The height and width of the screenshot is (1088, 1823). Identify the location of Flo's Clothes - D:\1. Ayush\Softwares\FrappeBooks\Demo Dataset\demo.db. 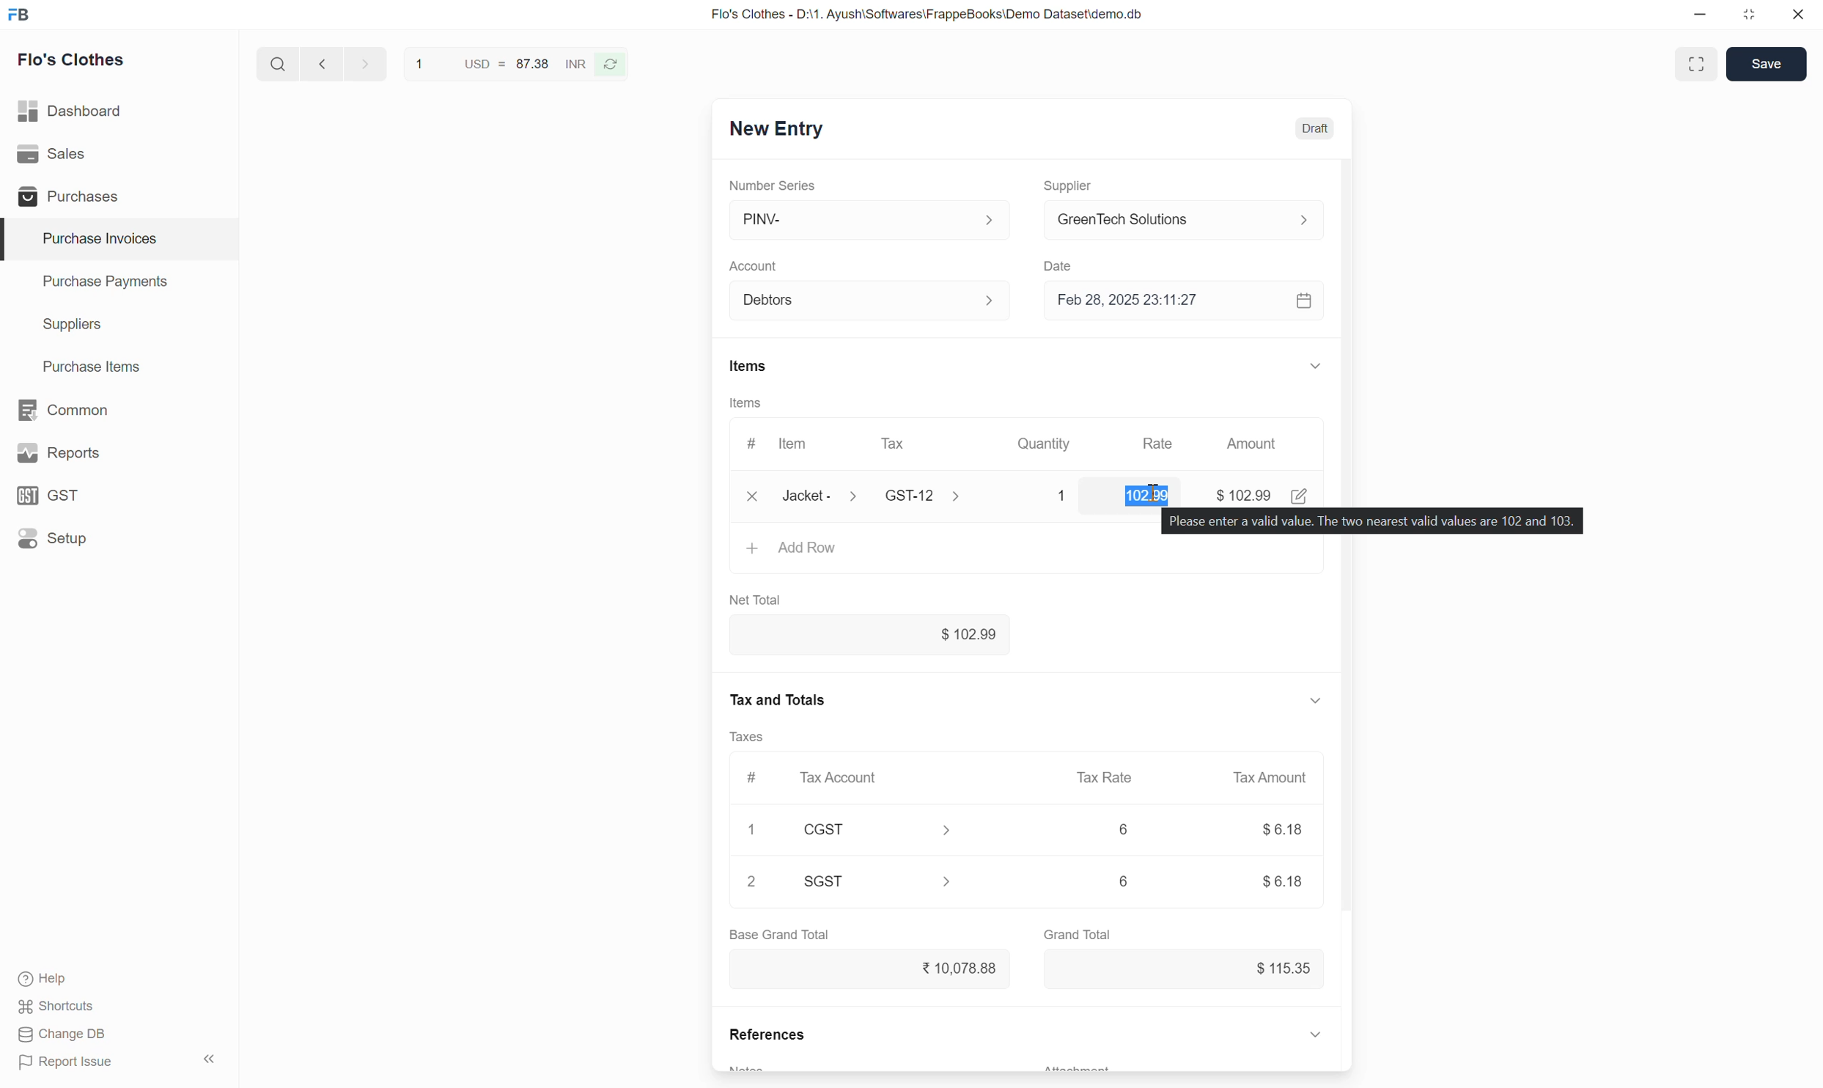
(928, 15).